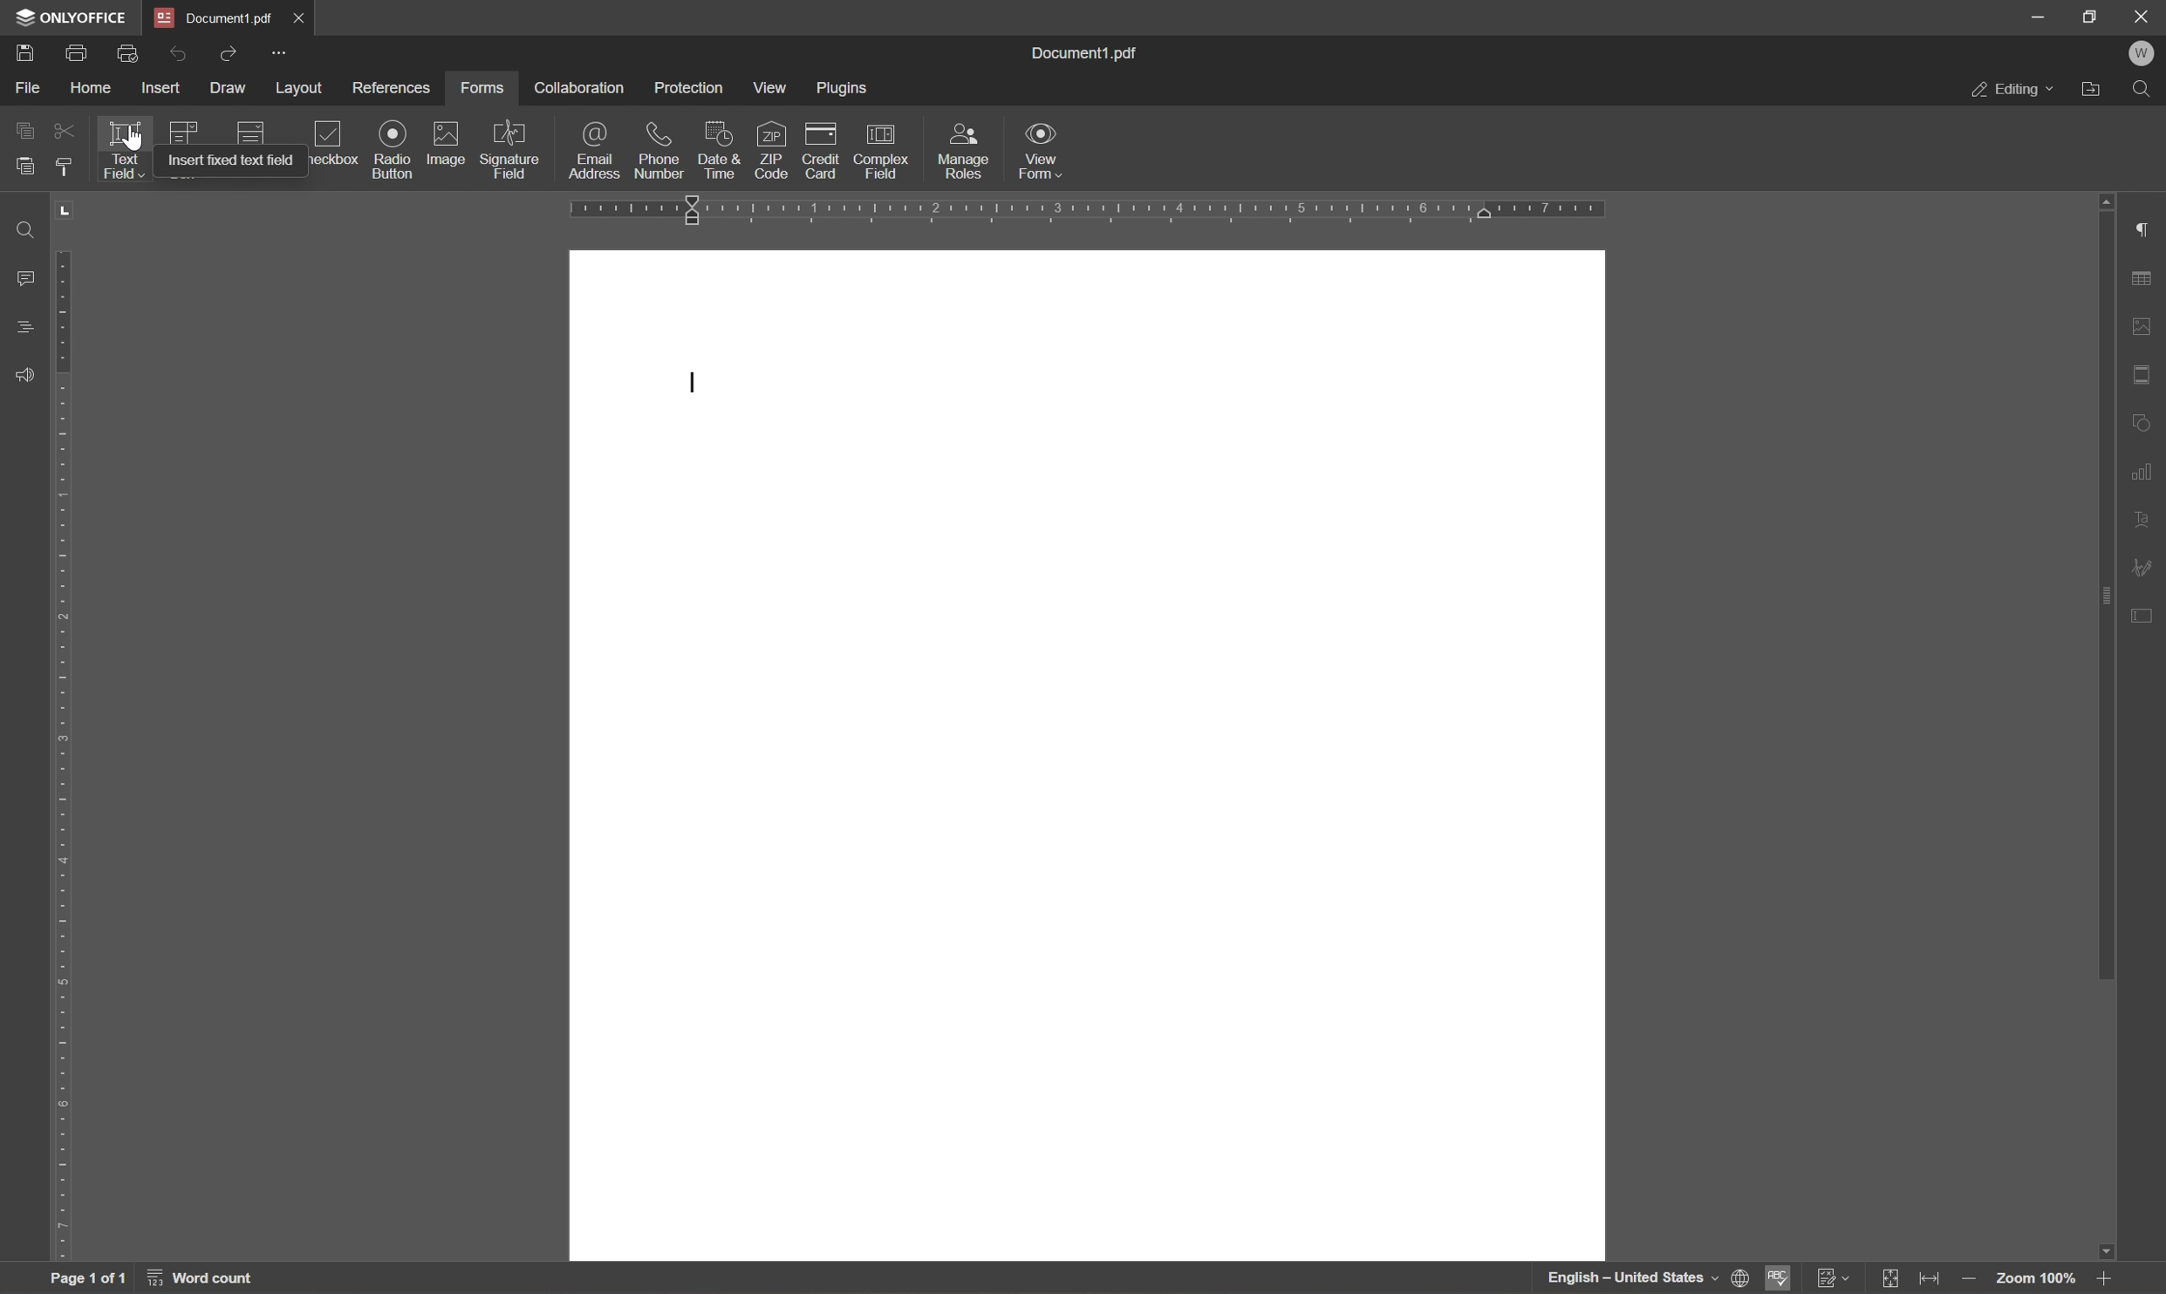 This screenshot has height=1294, width=2166. What do you see at coordinates (26, 278) in the screenshot?
I see `comments` at bounding box center [26, 278].